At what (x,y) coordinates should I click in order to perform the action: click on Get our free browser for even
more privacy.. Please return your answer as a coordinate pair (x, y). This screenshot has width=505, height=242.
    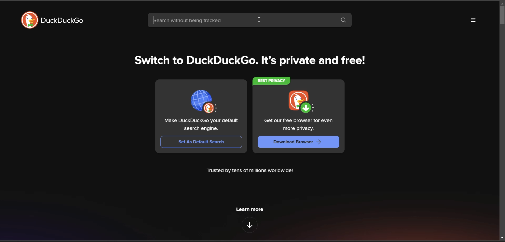
    Looking at the image, I should click on (299, 125).